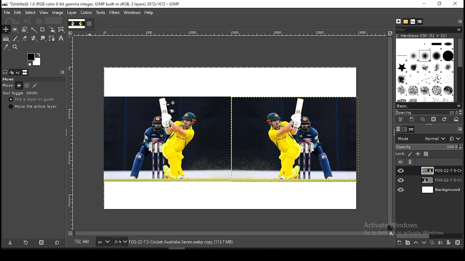  What do you see at coordinates (422, 35) in the screenshot?
I see `text` at bounding box center [422, 35].